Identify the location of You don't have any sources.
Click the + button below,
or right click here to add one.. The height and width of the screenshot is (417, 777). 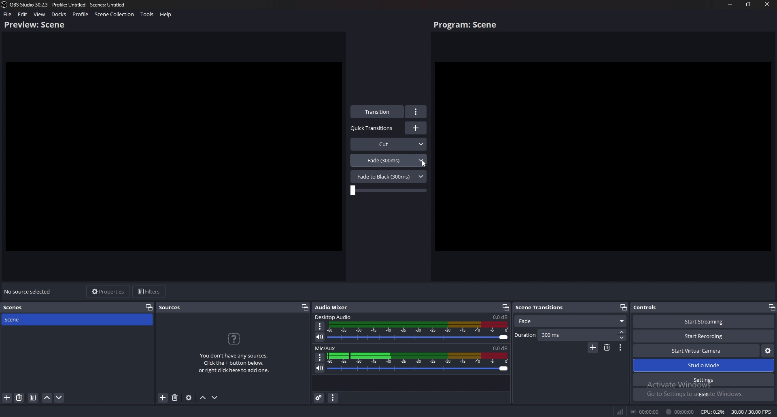
(236, 365).